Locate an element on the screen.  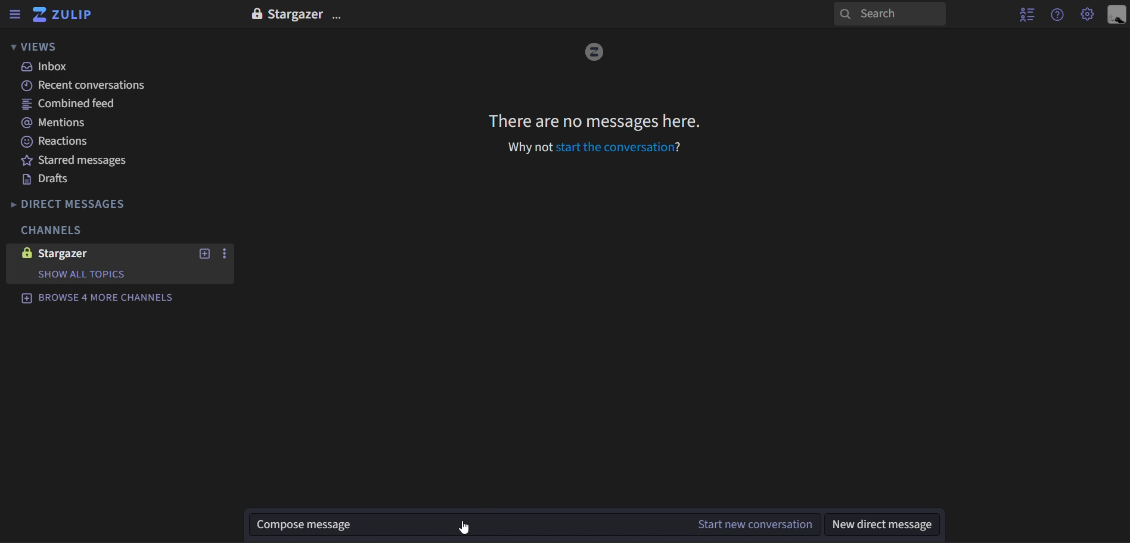
cursor is located at coordinates (468, 527).